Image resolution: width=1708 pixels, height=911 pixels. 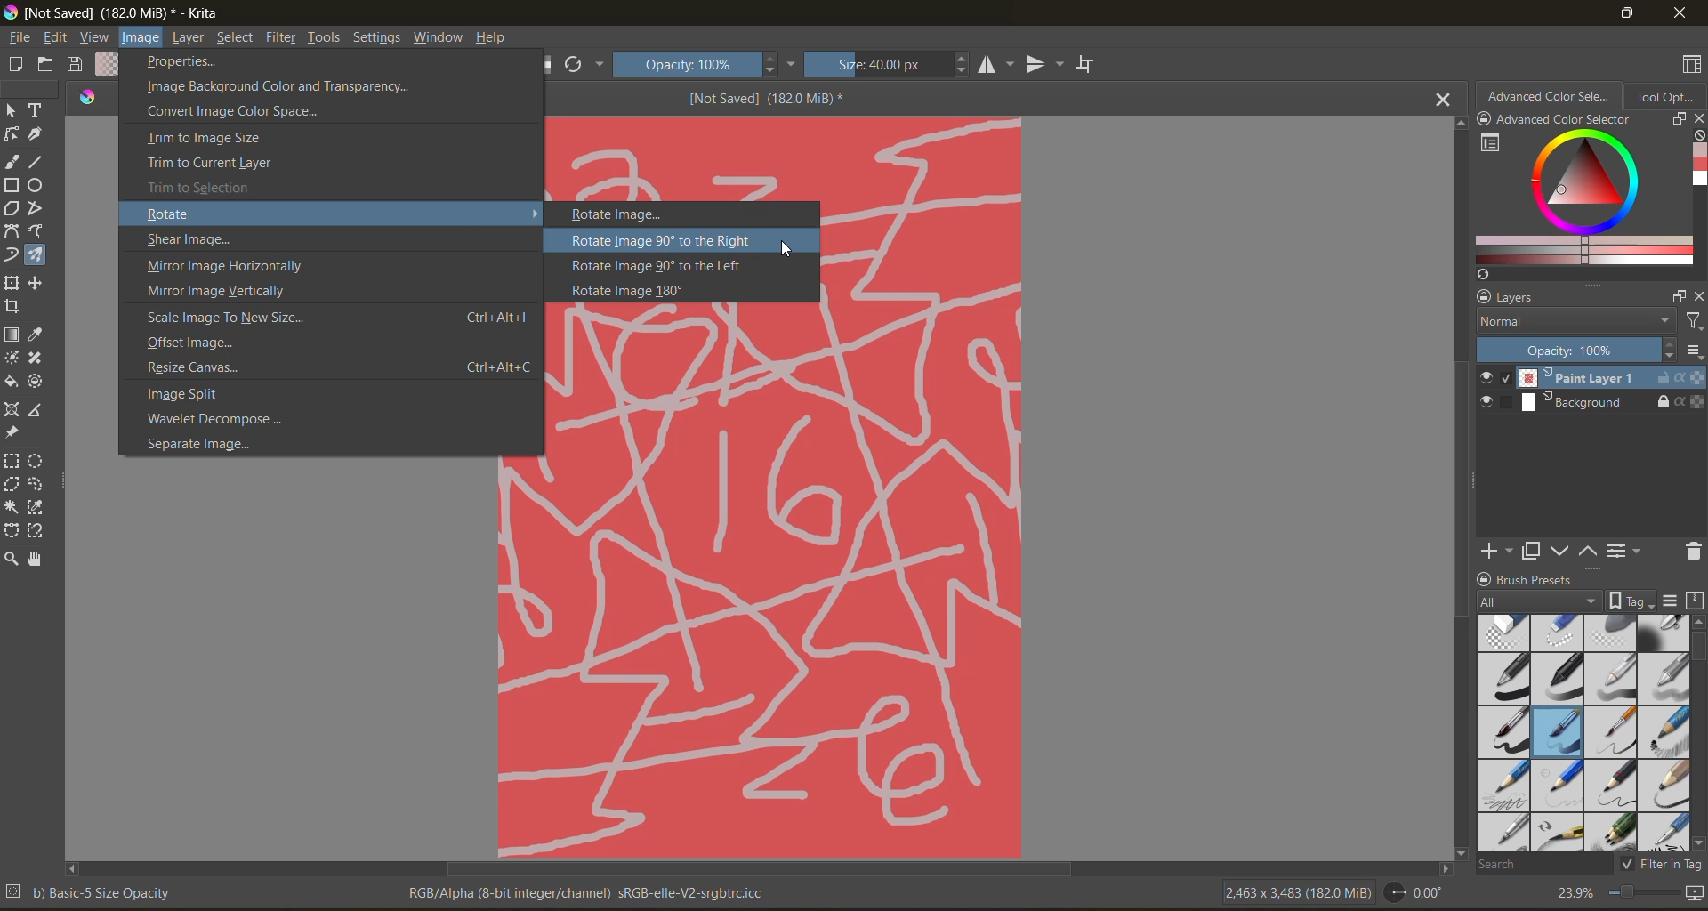 I want to click on layer, so click(x=189, y=39).